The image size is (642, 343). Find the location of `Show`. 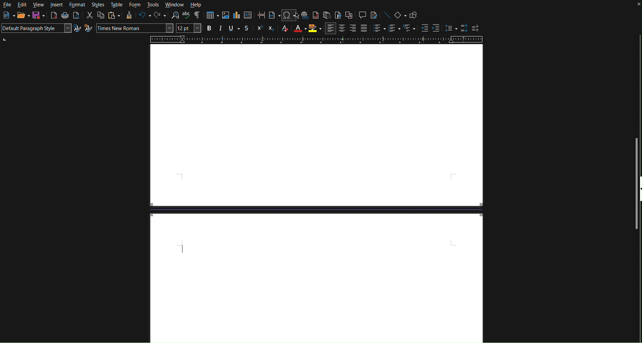

Show is located at coordinates (638, 194).